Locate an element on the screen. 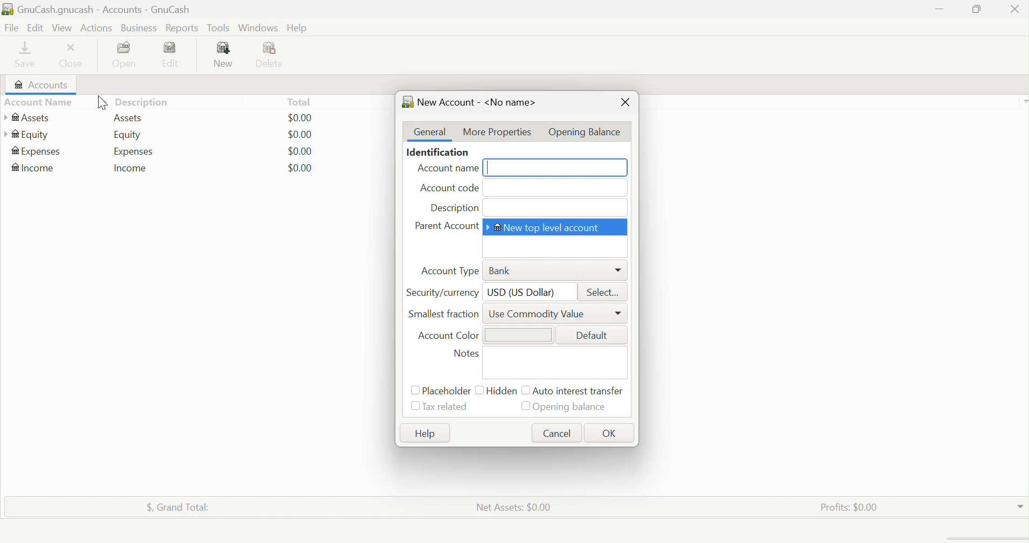  GnuCash.gnucash - Accounts - GnuCash is located at coordinates (103, 10).